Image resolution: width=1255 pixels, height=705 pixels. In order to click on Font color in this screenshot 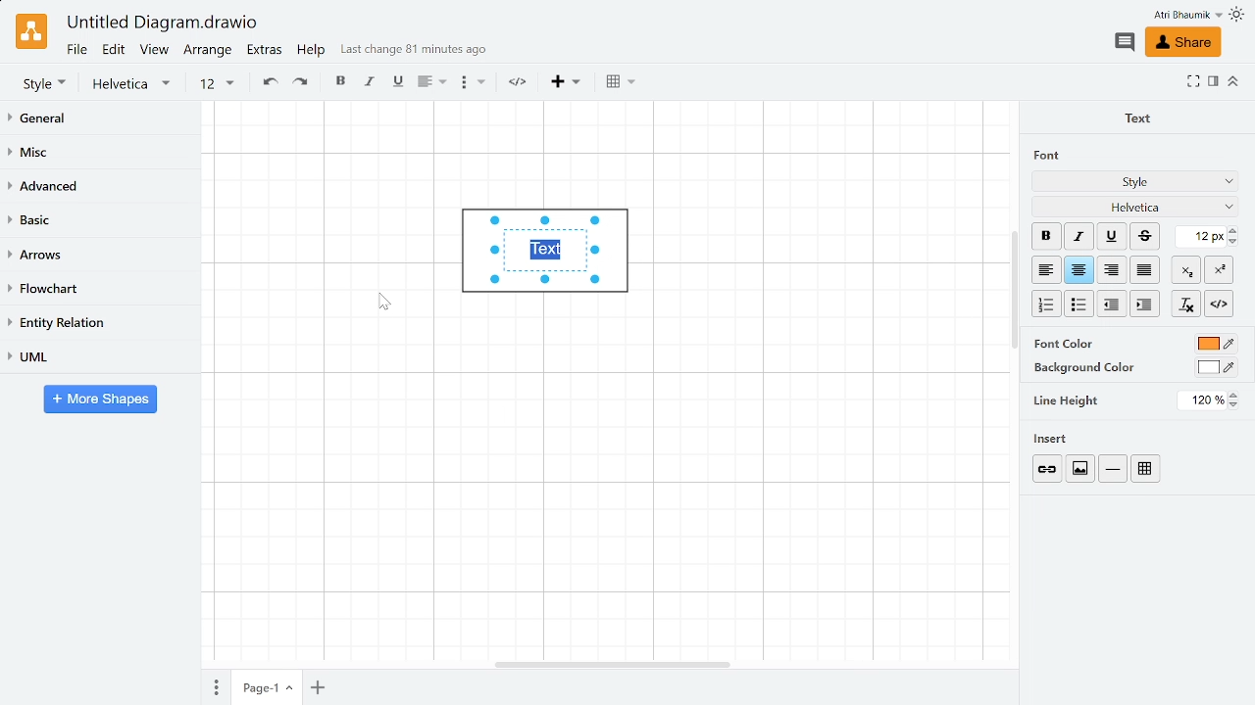, I will do `click(1215, 345)`.